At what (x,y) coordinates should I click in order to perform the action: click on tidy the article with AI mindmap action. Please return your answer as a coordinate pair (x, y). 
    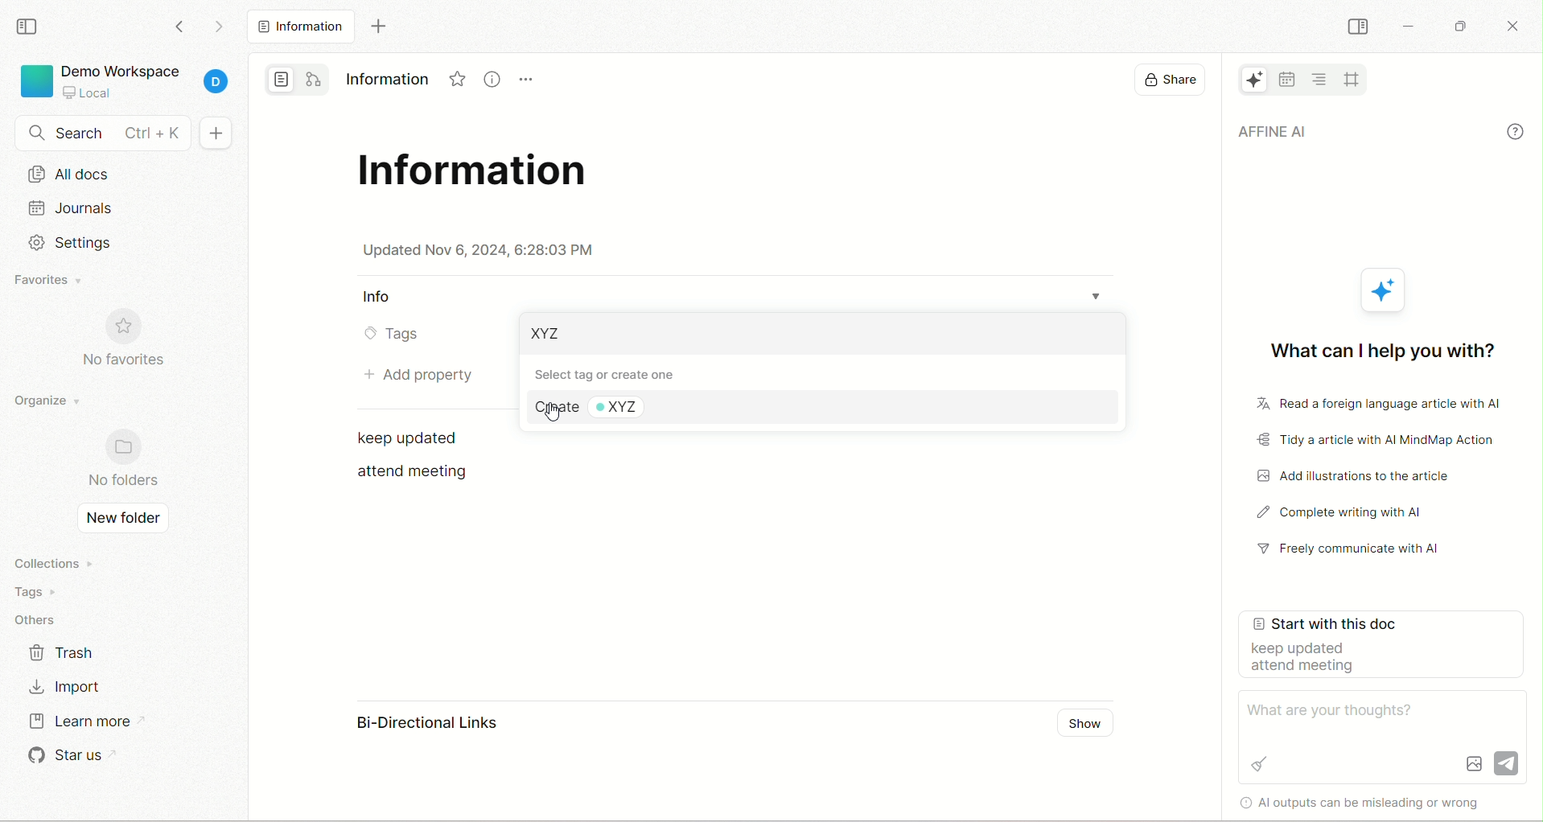
    Looking at the image, I should click on (1377, 442).